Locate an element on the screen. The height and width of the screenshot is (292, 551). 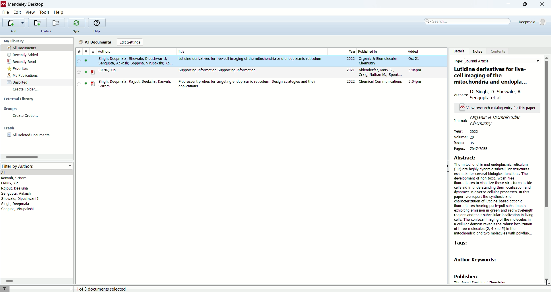
all documents is located at coordinates (37, 48).